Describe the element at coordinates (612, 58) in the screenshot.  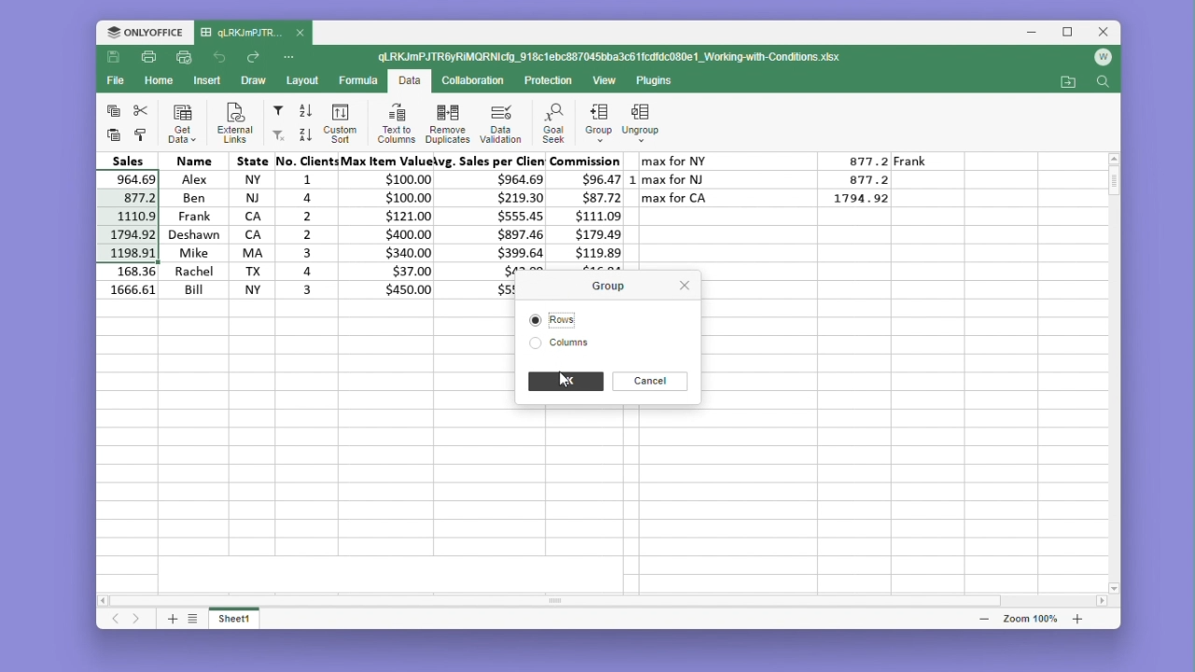
I see `File name` at that location.